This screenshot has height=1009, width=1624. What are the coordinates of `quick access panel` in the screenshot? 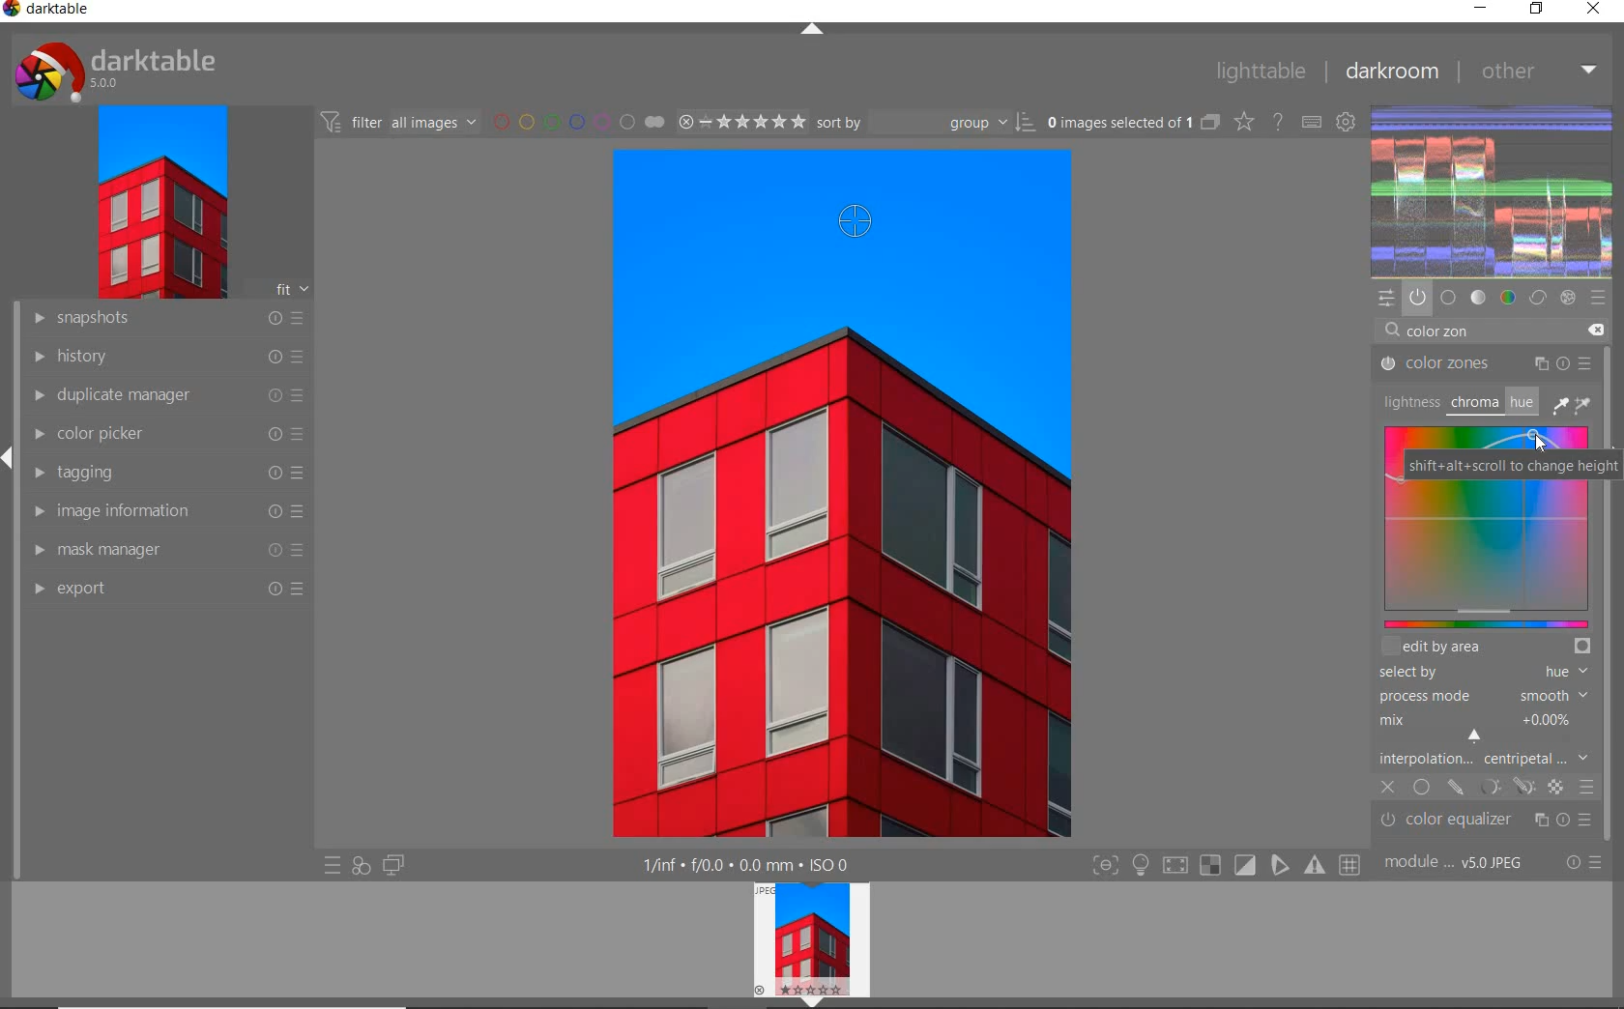 It's located at (1387, 299).